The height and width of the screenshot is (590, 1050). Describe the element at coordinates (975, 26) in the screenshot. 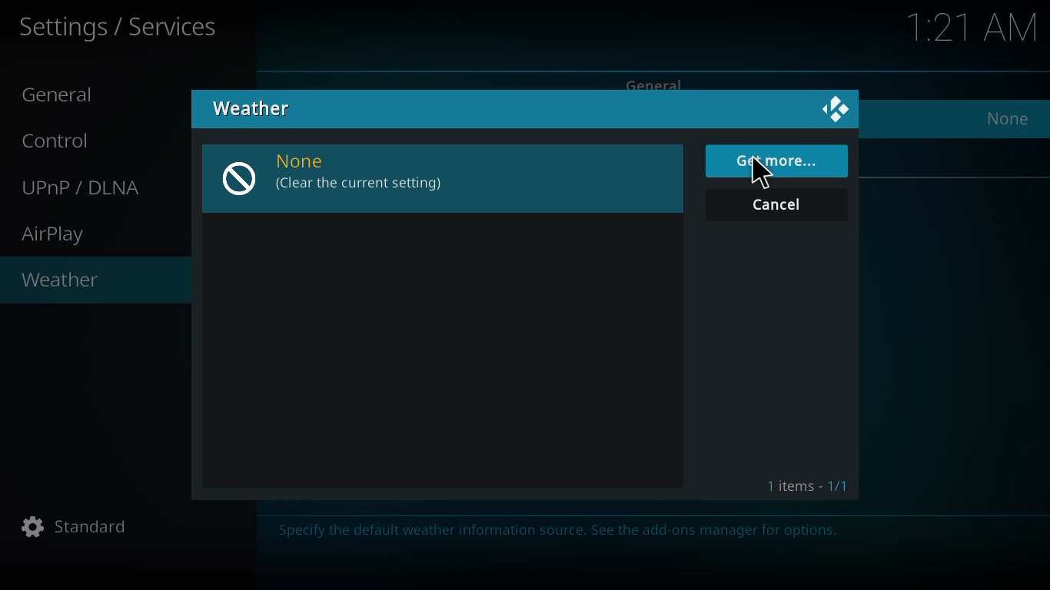

I see `time` at that location.